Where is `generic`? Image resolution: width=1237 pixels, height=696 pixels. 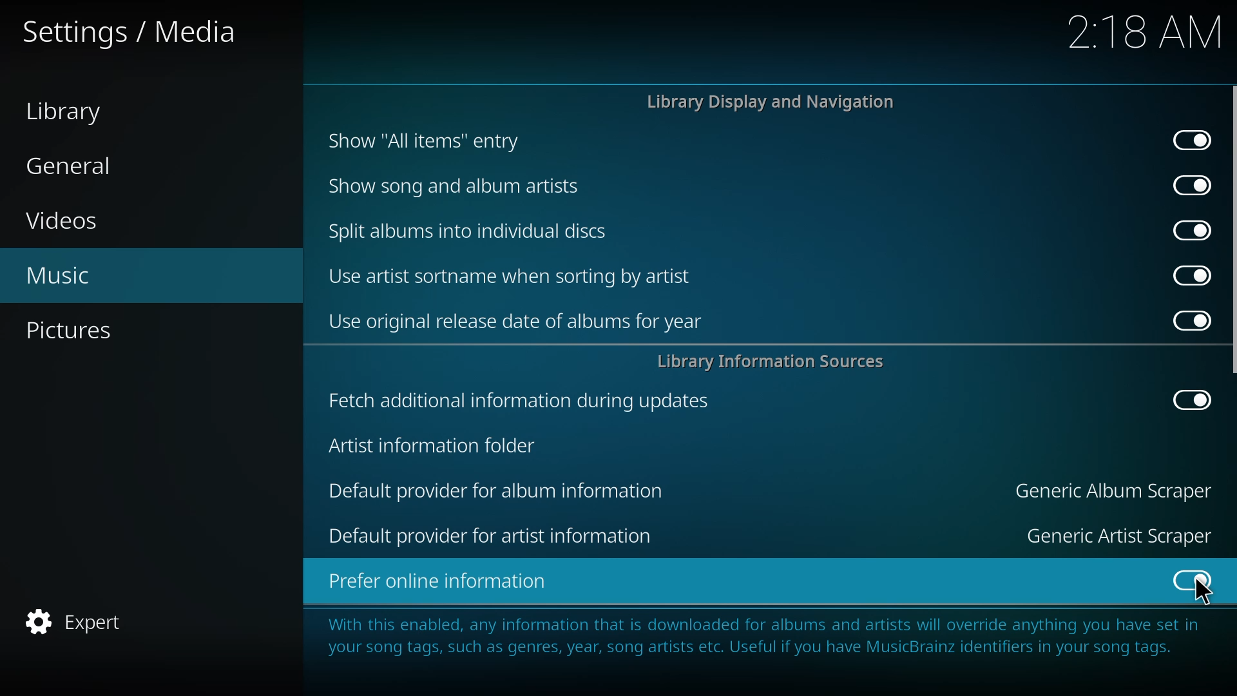
generic is located at coordinates (1119, 535).